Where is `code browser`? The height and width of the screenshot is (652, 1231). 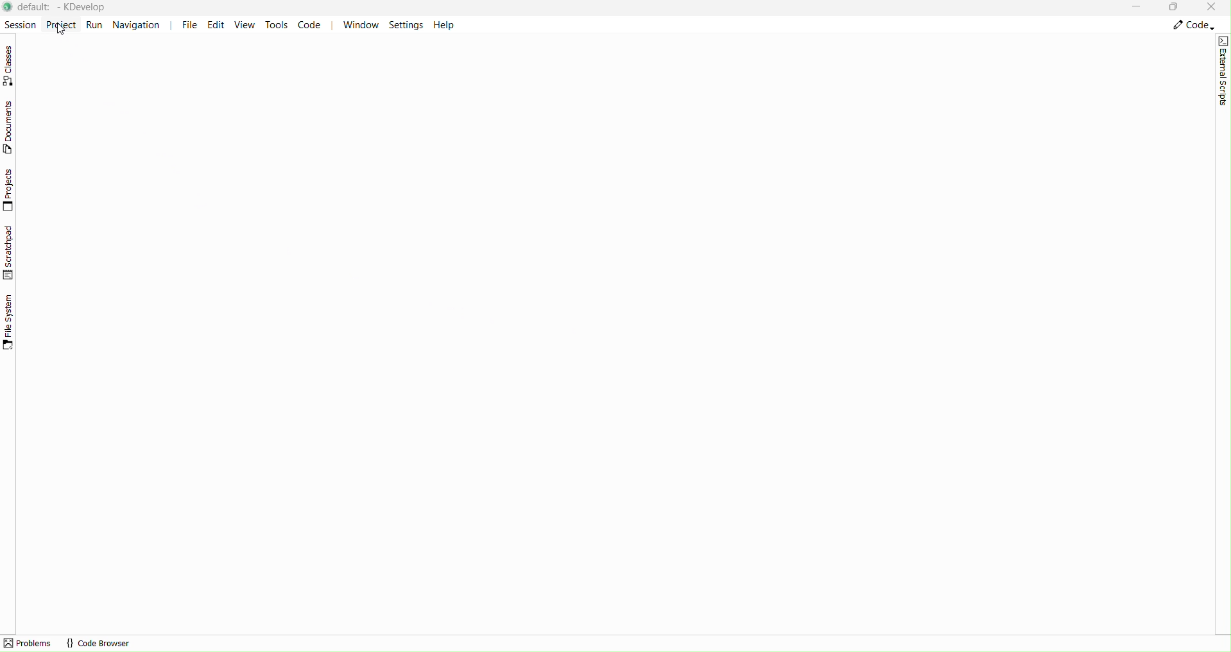
code browser is located at coordinates (98, 643).